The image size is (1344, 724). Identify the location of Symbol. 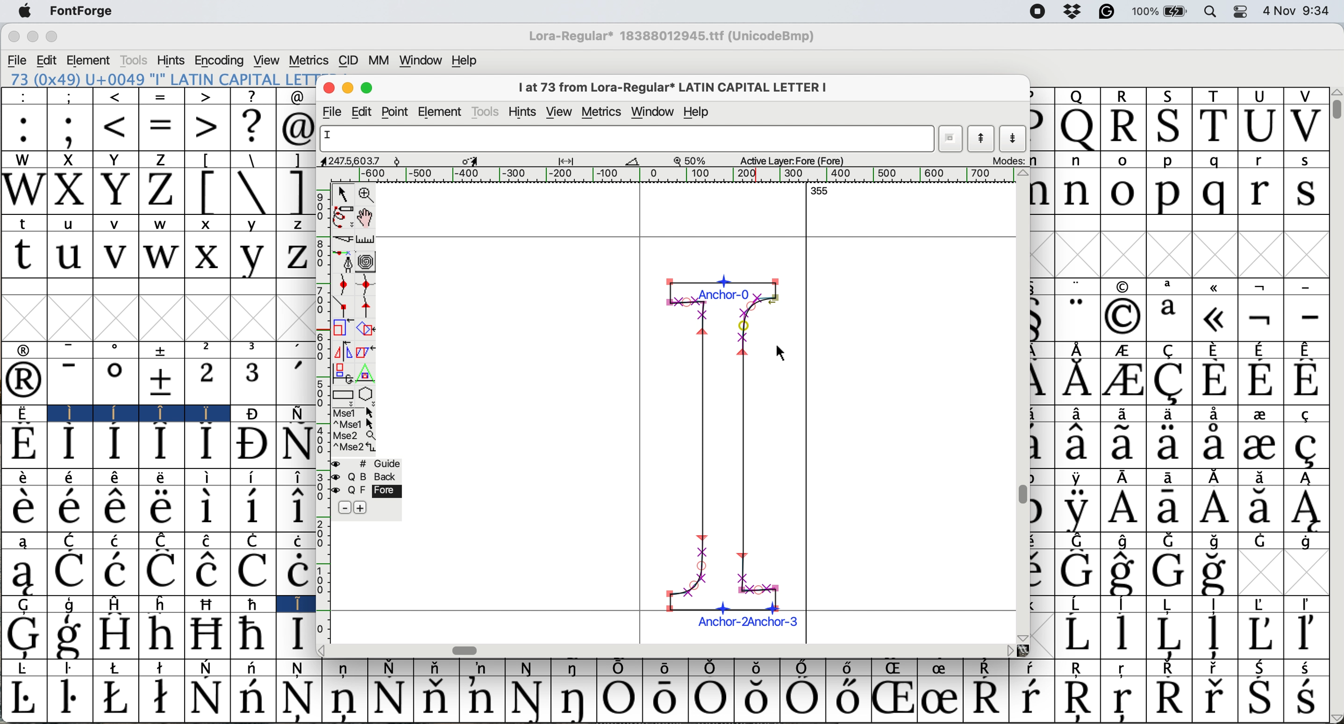
(1213, 318).